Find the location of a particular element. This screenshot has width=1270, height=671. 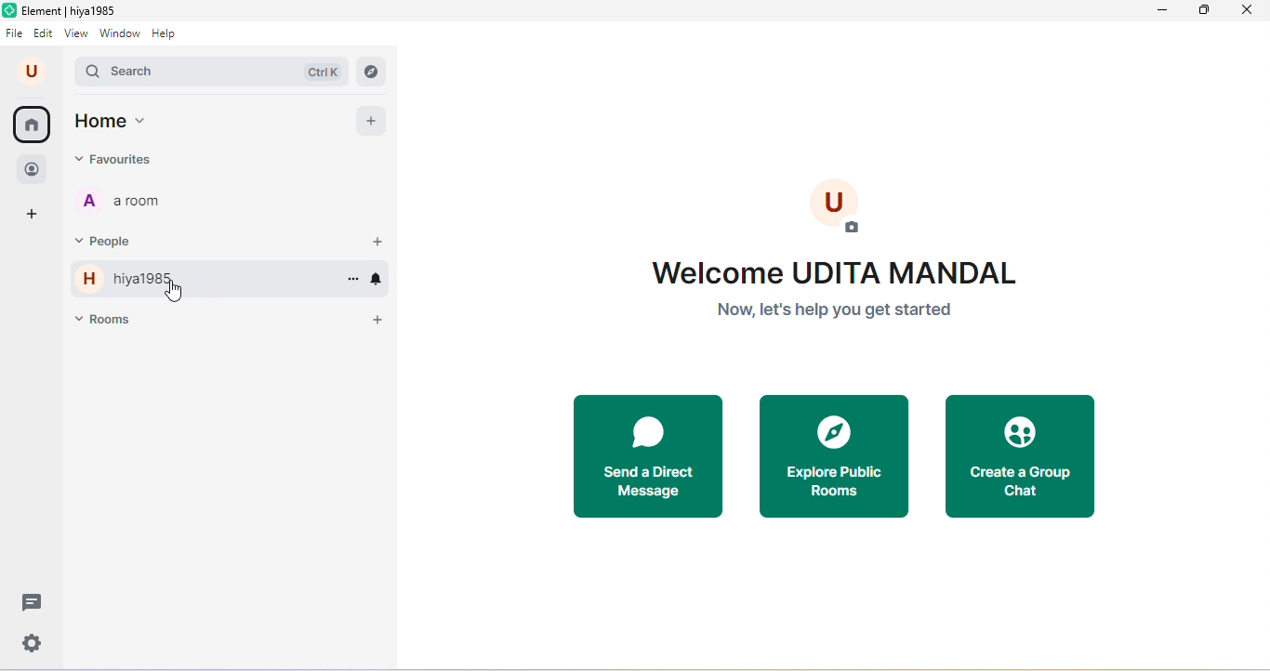

file is located at coordinates (14, 34).